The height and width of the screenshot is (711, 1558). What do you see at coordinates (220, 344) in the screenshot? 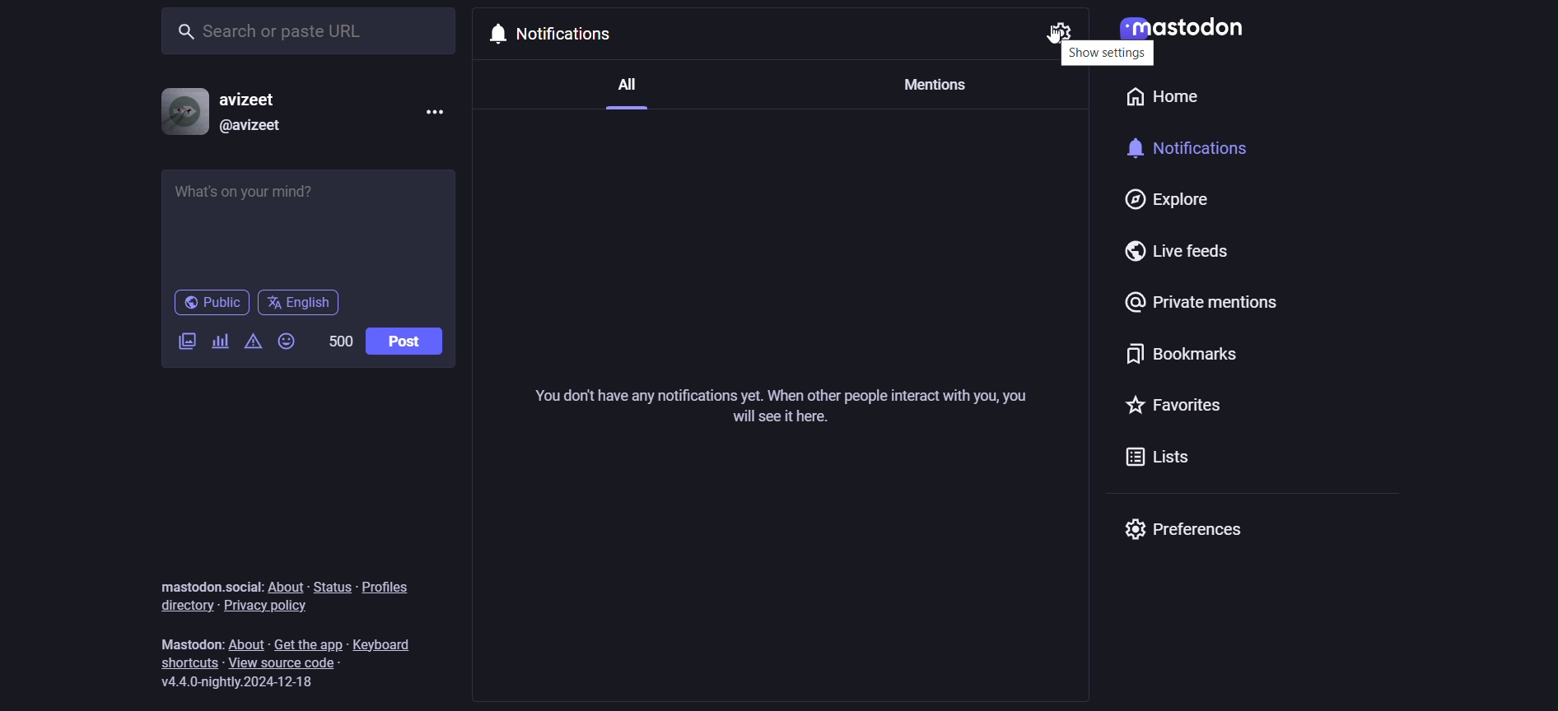
I see `add a poll` at bounding box center [220, 344].